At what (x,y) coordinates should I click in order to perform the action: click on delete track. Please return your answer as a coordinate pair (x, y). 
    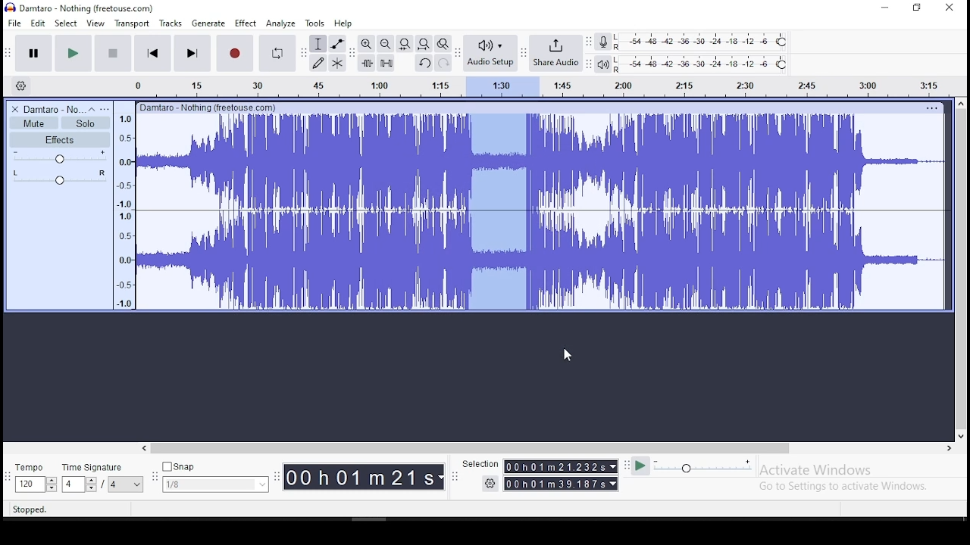
    Looking at the image, I should click on (16, 109).